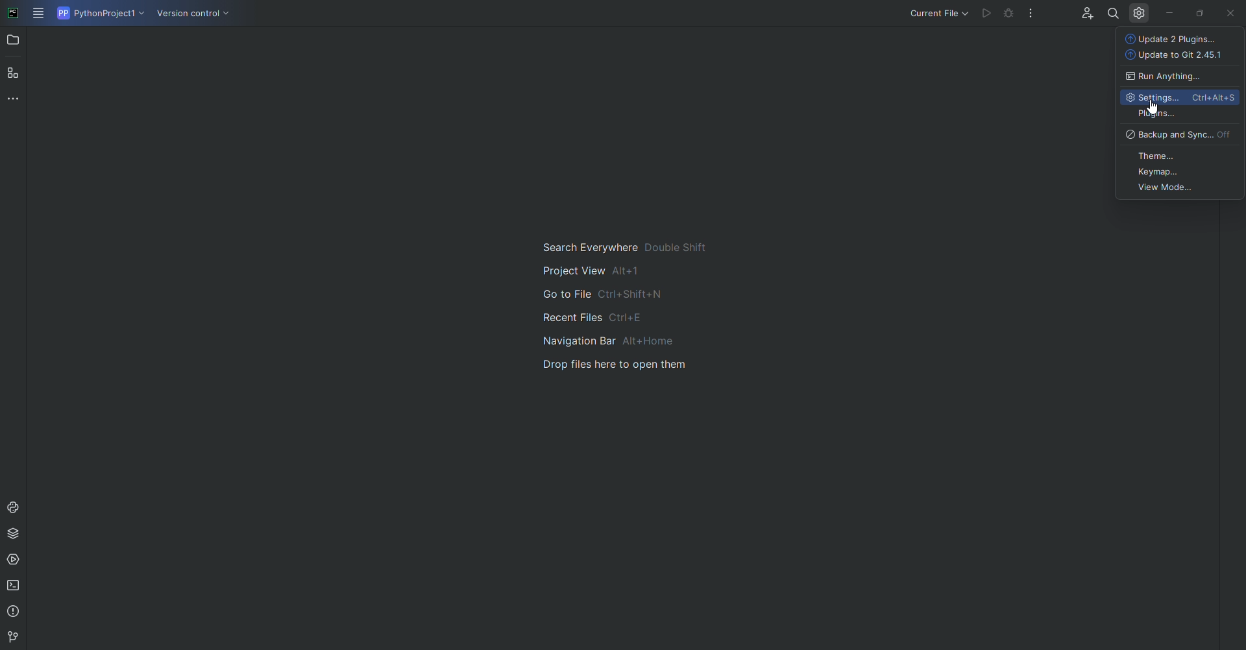 Image resolution: width=1246 pixels, height=650 pixels. I want to click on More Tools, so click(16, 98).